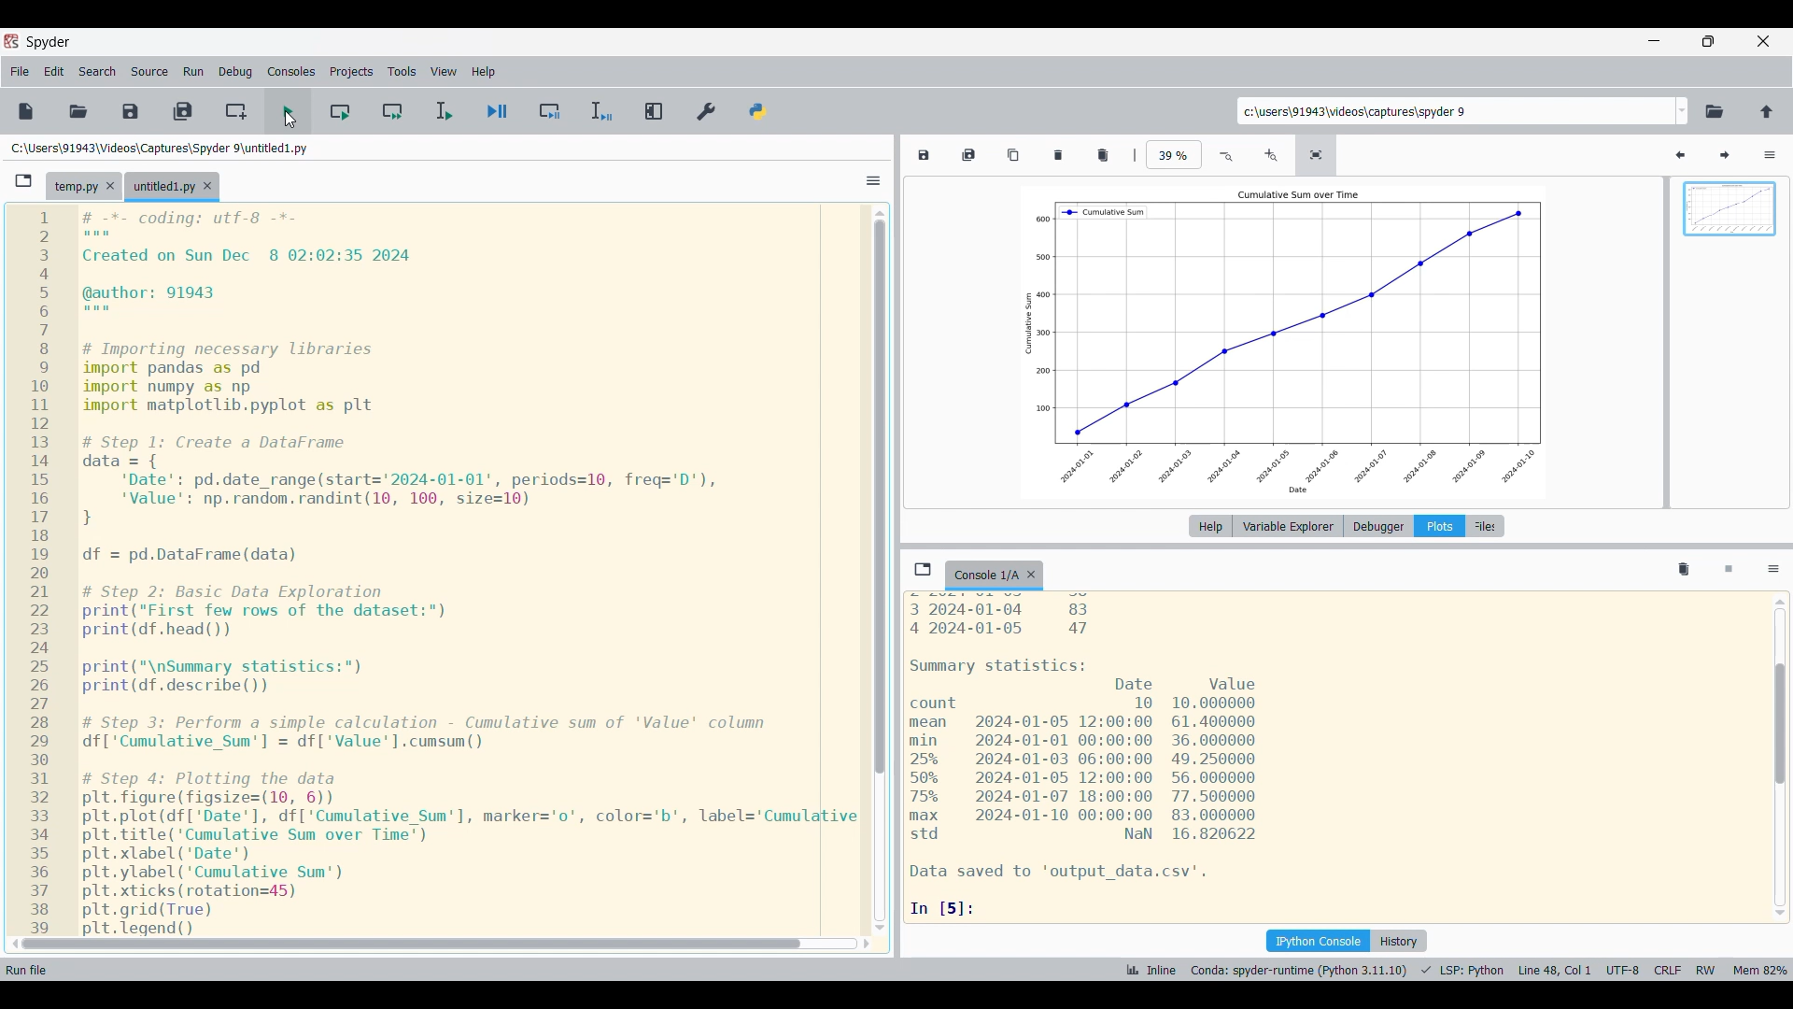 The height and width of the screenshot is (1009, 1793). Describe the element at coordinates (1551, 970) in the screenshot. I see `cursor position` at that location.